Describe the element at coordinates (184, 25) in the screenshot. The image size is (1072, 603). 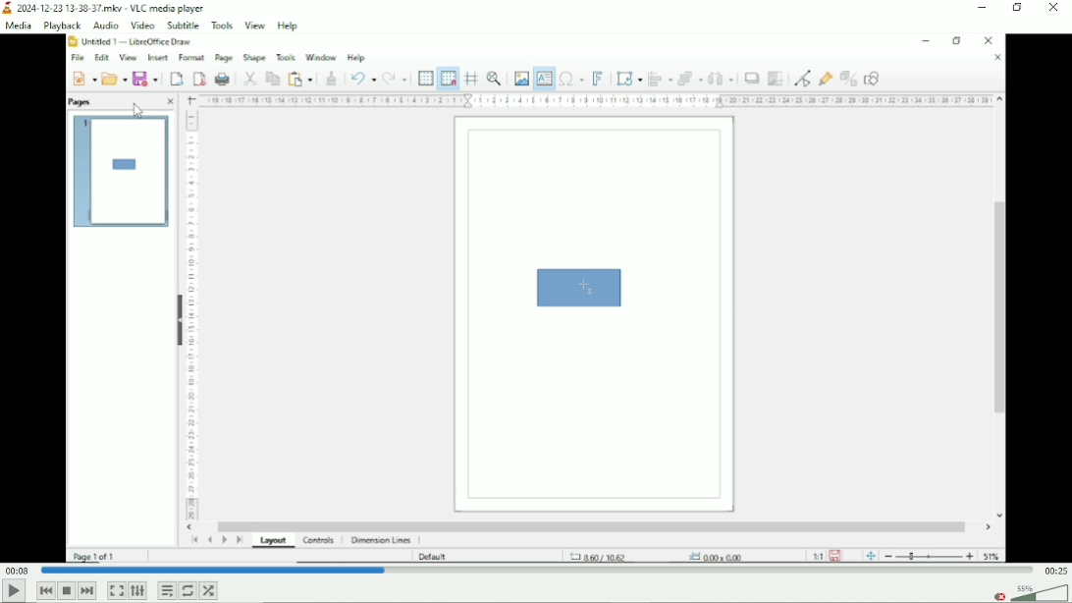
I see `Subtitle` at that location.